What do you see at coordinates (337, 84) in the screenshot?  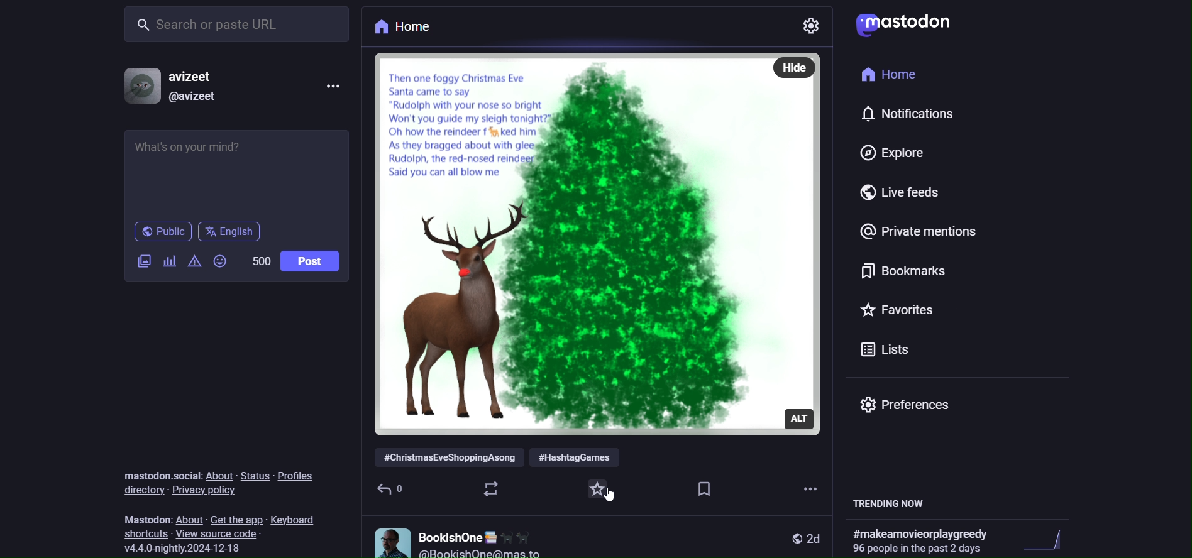 I see `more` at bounding box center [337, 84].